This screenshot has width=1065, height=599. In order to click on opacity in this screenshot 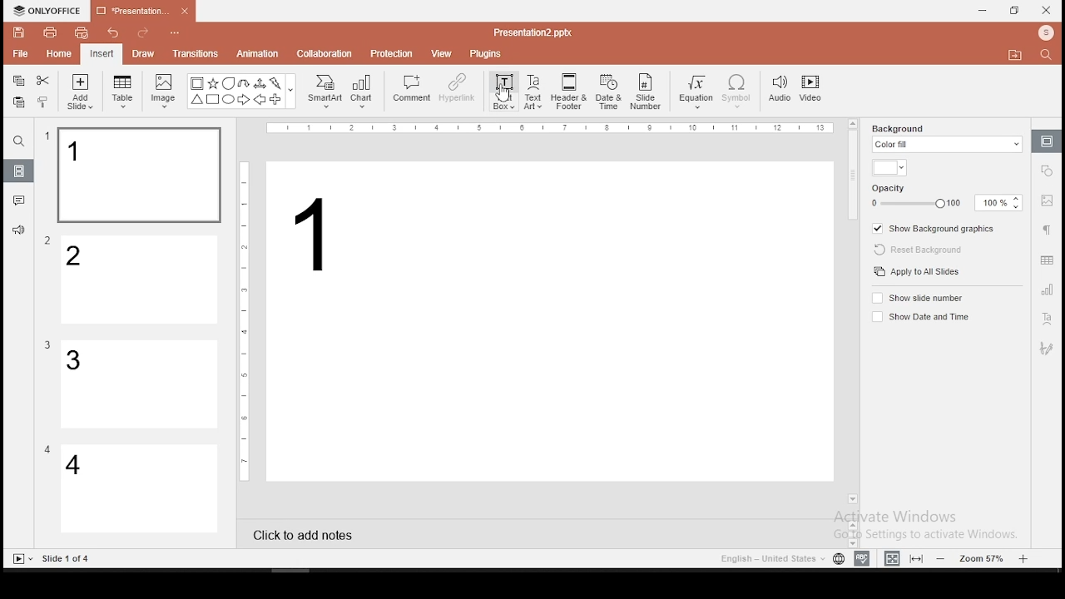, I will do `click(947, 197)`.